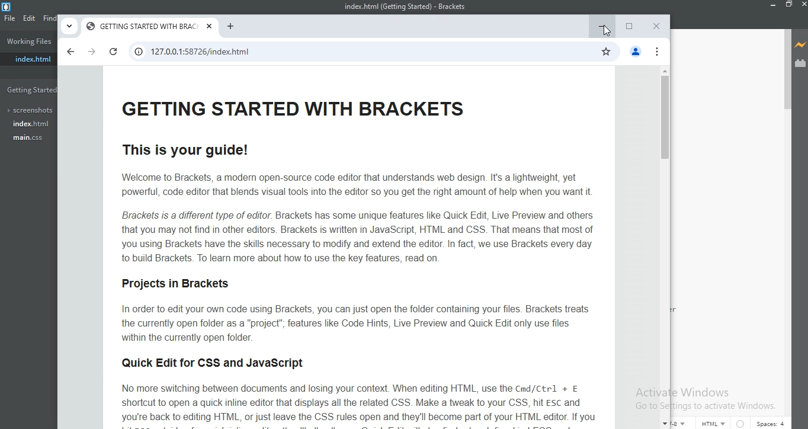 The image size is (808, 429). Describe the element at coordinates (801, 63) in the screenshot. I see `extension manager` at that location.